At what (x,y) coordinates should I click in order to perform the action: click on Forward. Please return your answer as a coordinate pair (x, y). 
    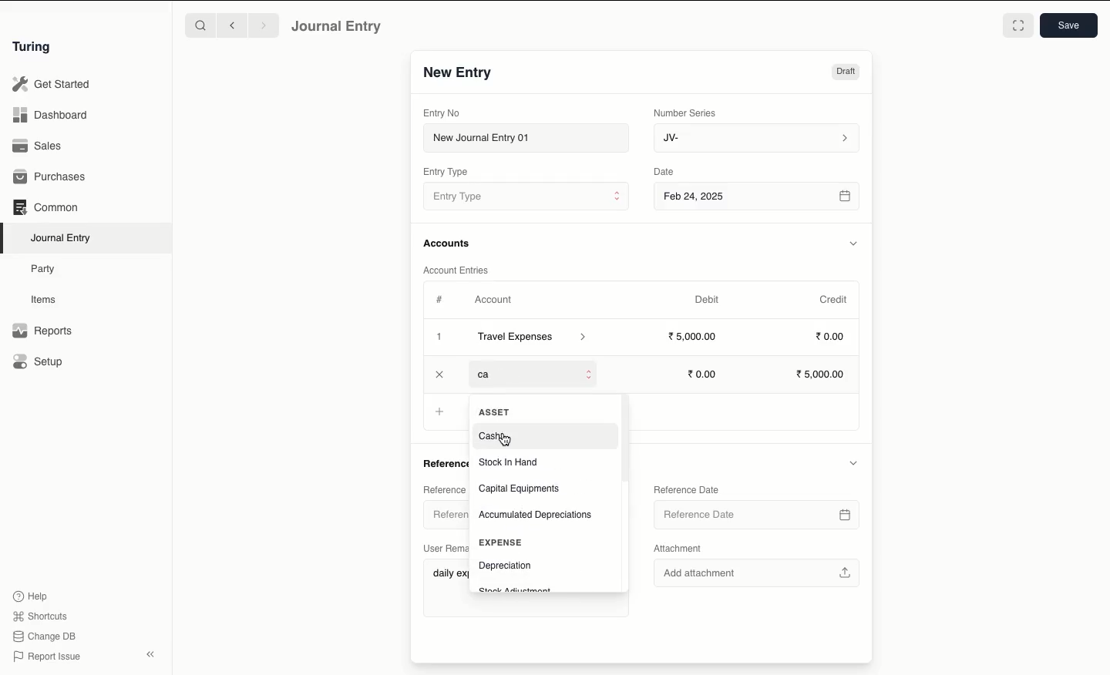
    Looking at the image, I should click on (264, 25).